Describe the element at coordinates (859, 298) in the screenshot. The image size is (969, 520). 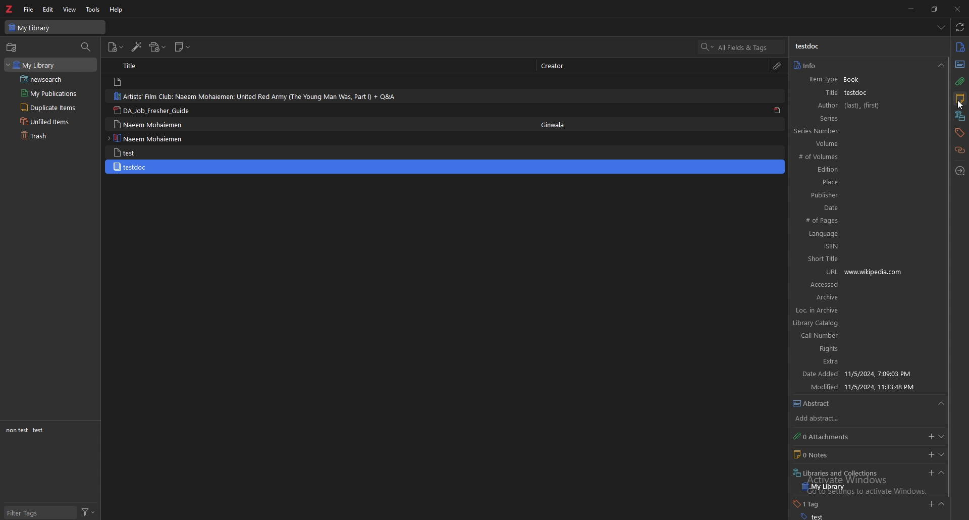
I see `archive` at that location.